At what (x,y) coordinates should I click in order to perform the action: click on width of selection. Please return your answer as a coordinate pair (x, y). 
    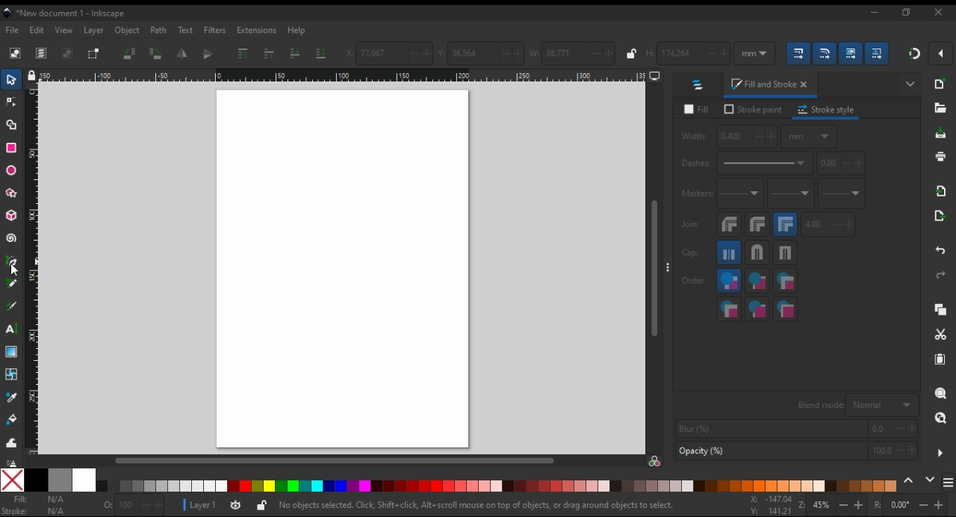
    Looking at the image, I should click on (574, 52).